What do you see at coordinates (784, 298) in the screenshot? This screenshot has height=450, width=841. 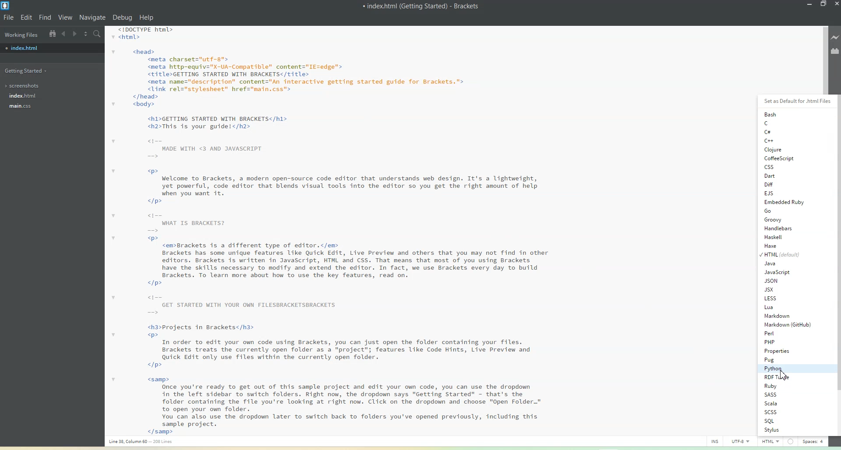 I see `LESS` at bounding box center [784, 298].